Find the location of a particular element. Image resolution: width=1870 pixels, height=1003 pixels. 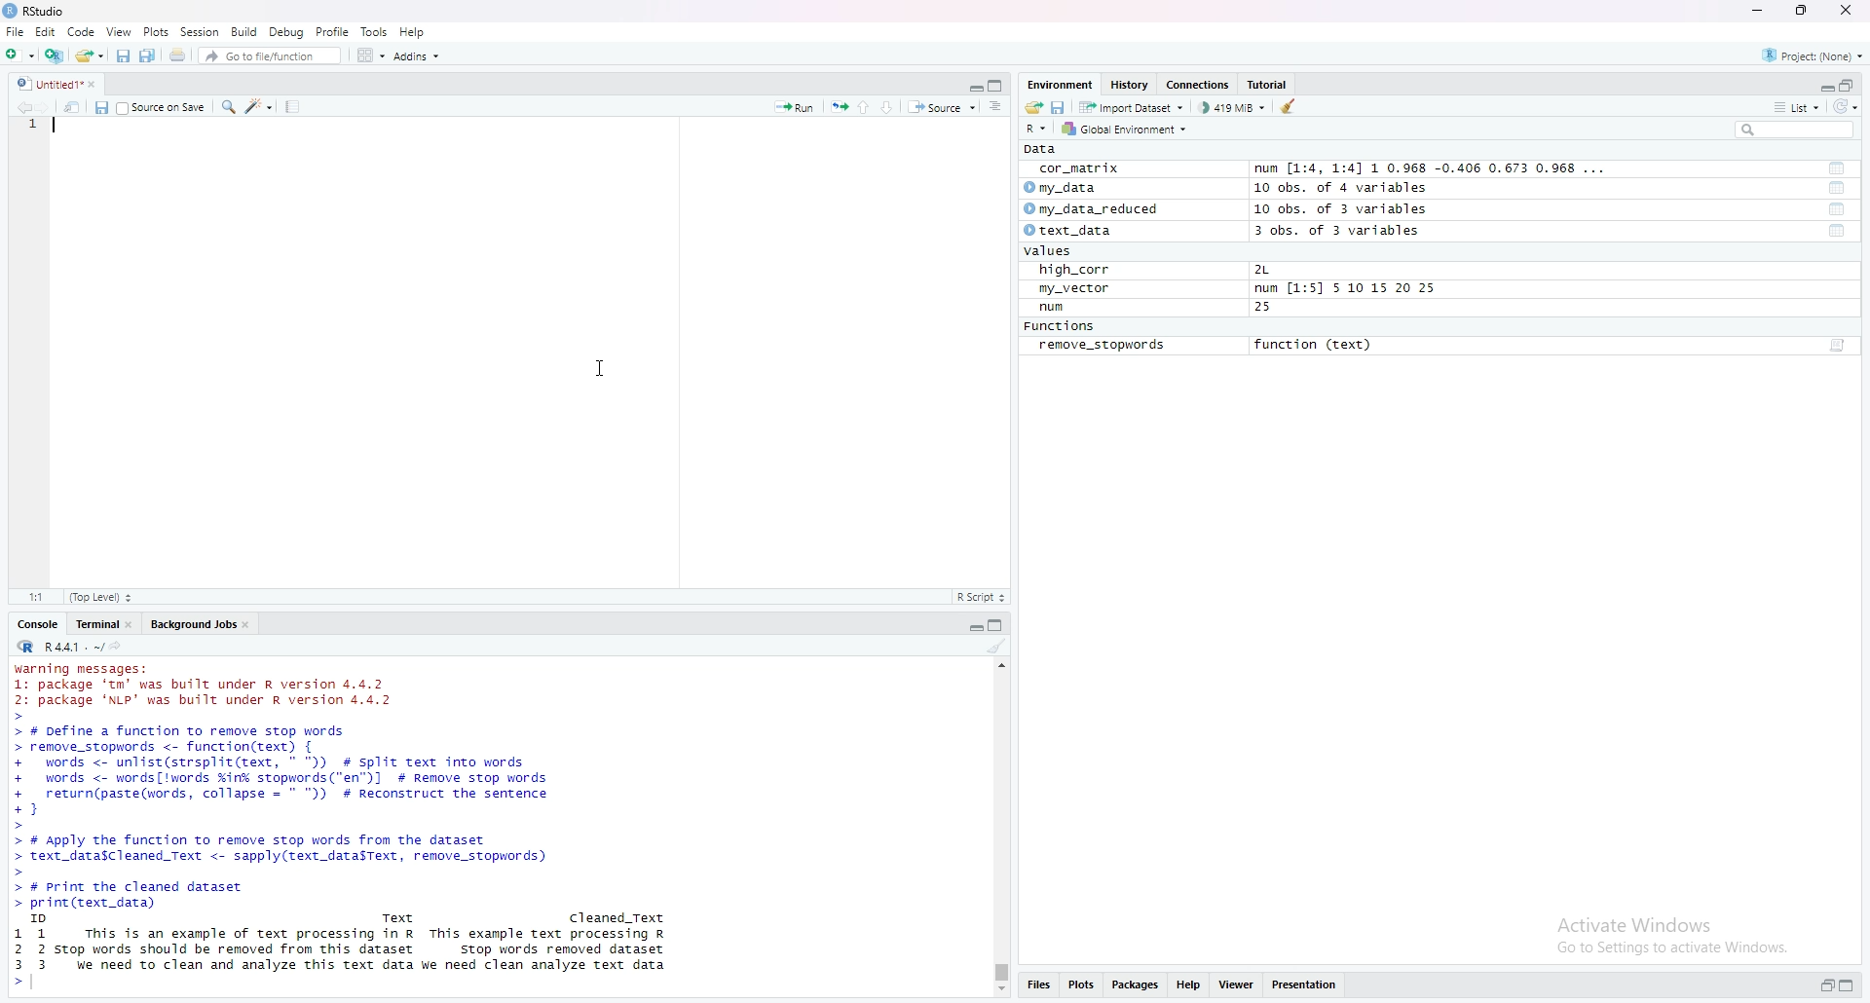

Typing indicator is located at coordinates (55, 129).